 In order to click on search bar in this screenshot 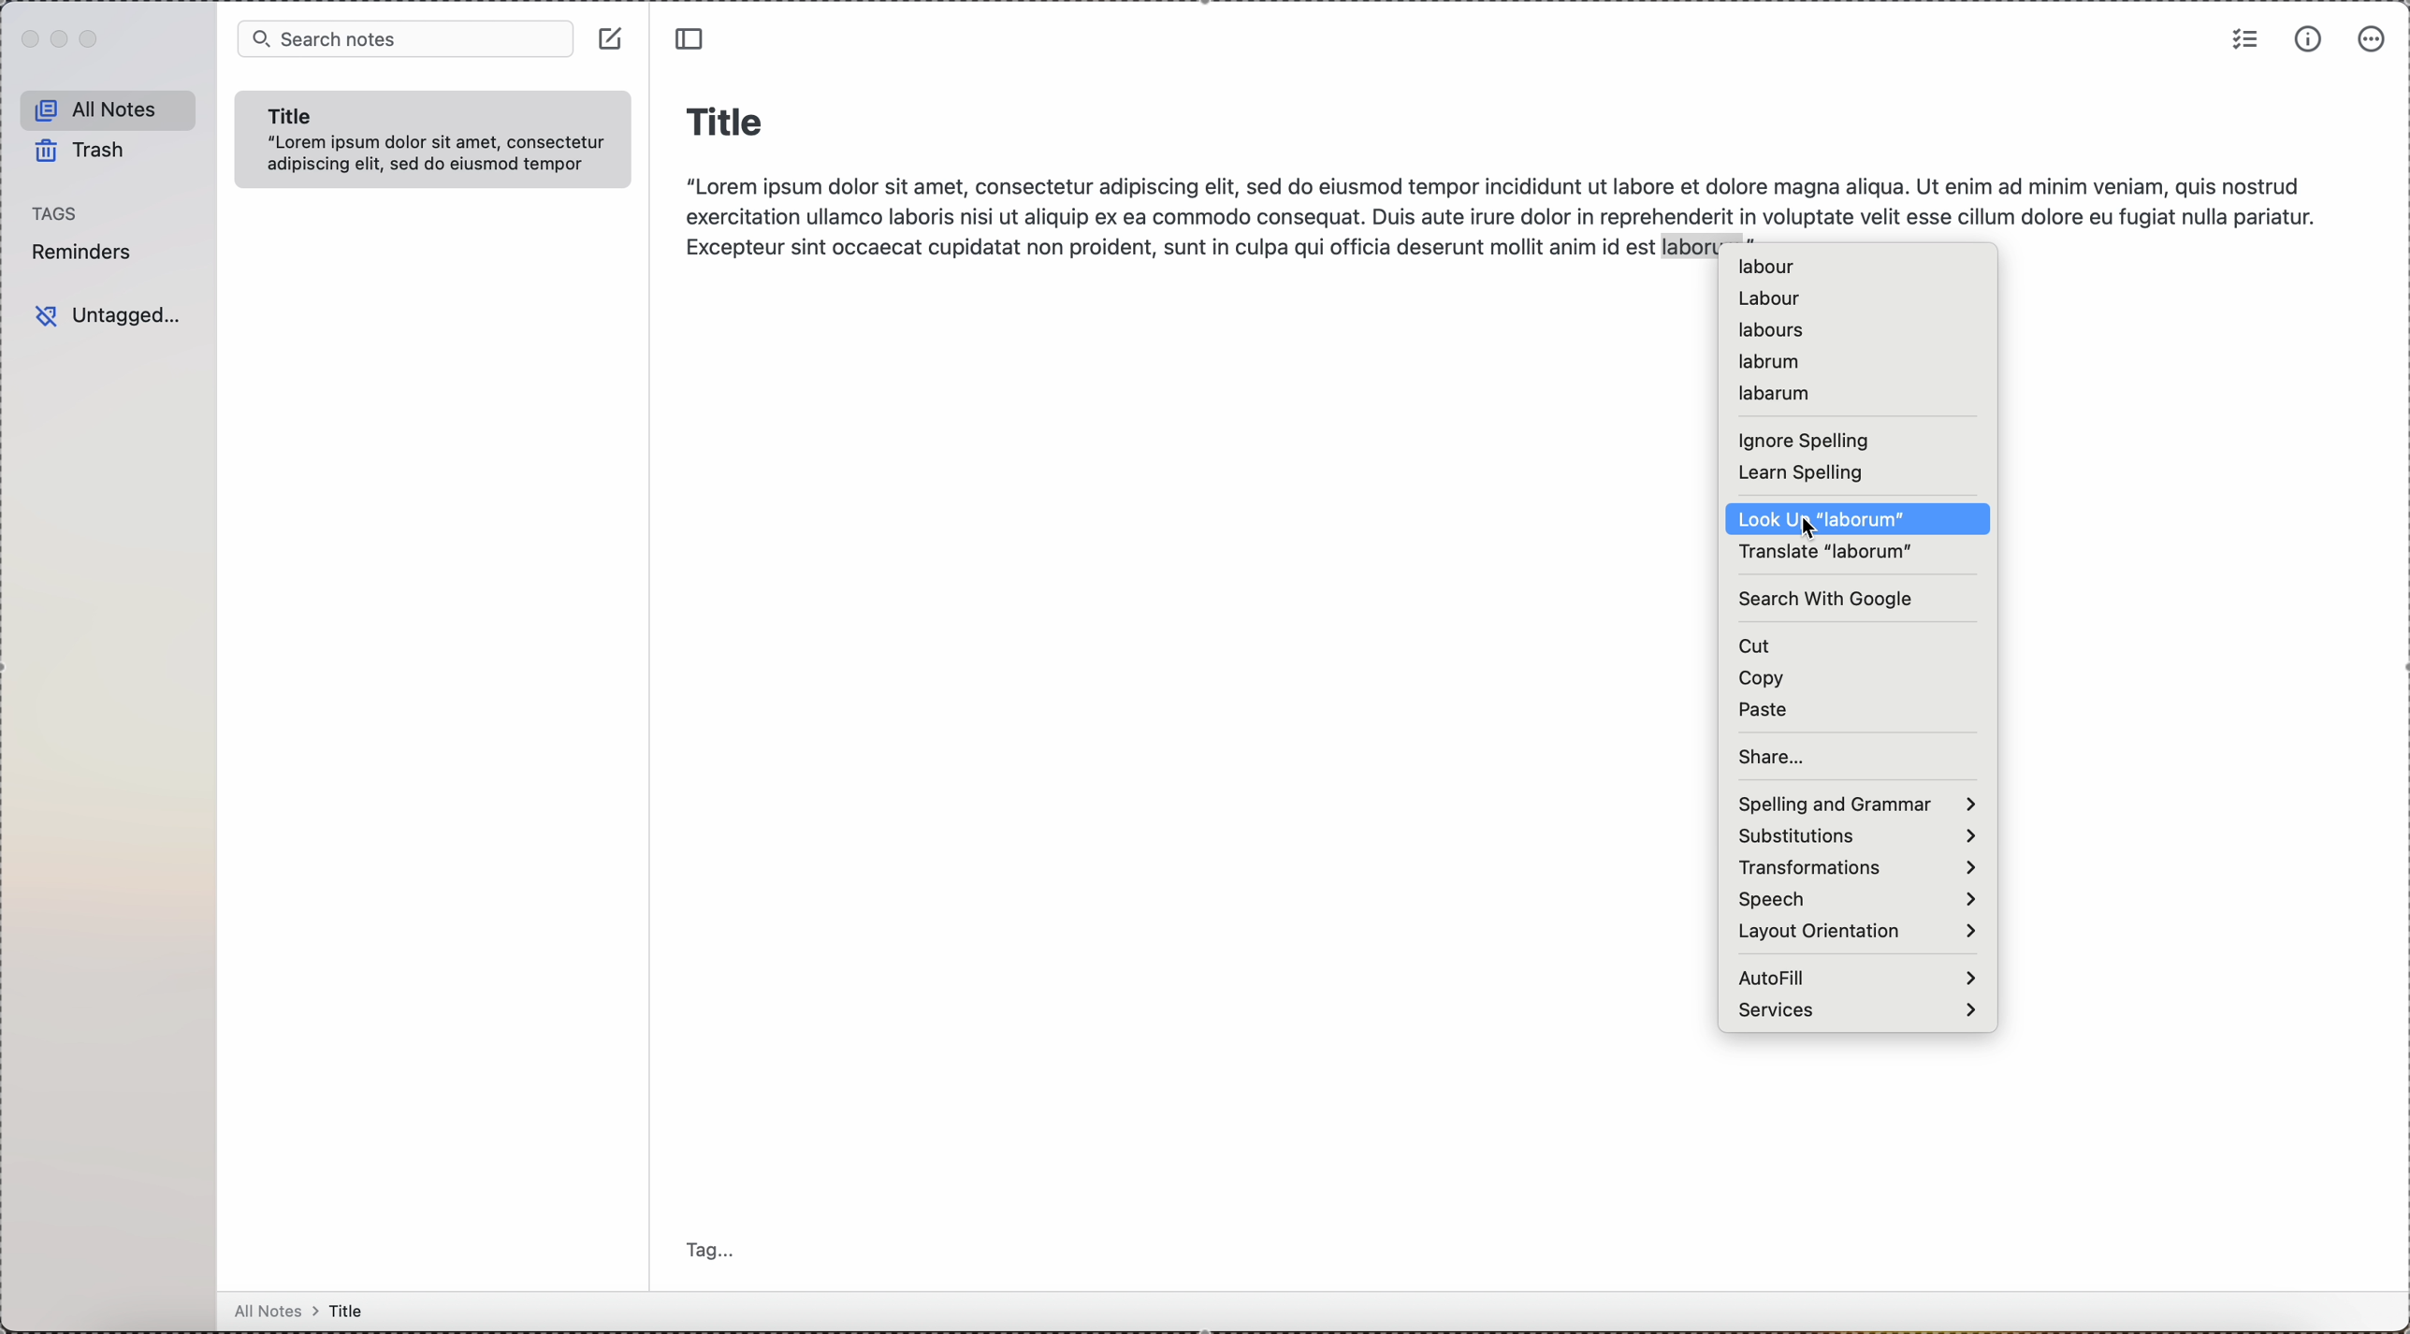, I will do `click(399, 37)`.